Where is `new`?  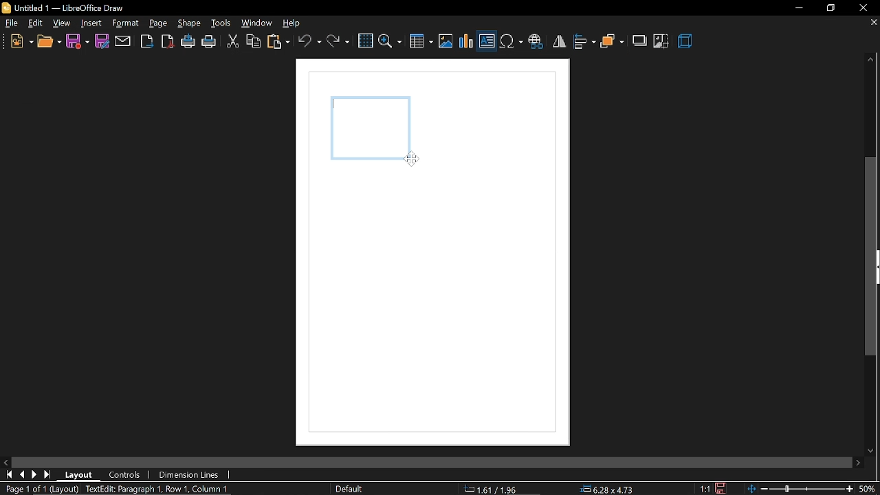 new is located at coordinates (21, 43).